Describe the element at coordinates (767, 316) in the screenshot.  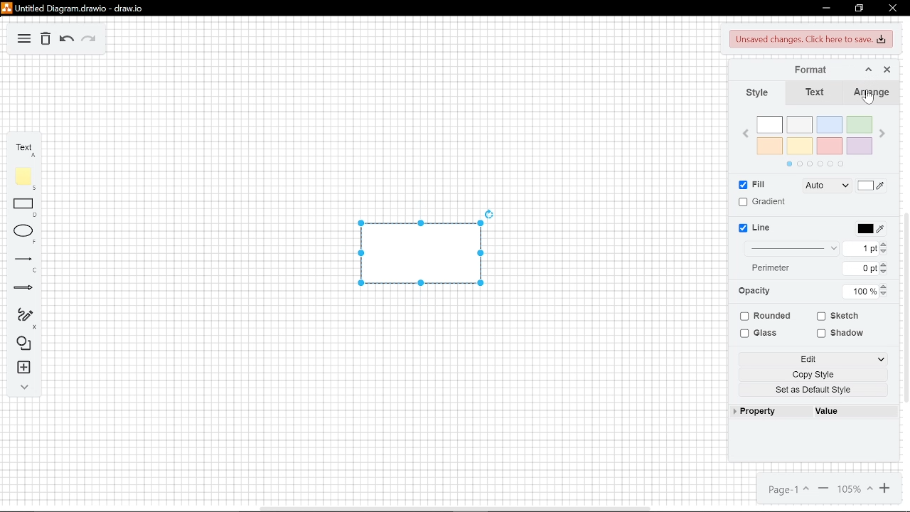
I see `rounded` at that location.